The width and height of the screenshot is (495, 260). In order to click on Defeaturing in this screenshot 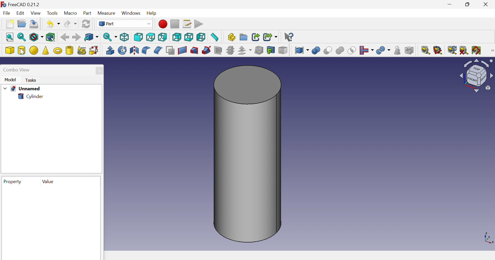, I will do `click(409, 51)`.